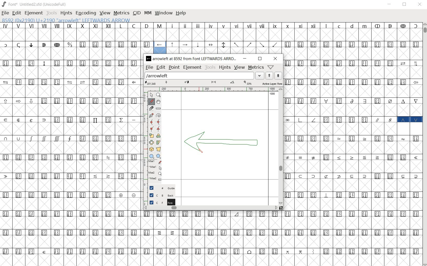 This screenshot has height=266, width=427. What do you see at coordinates (86, 14) in the screenshot?
I see `encoding` at bounding box center [86, 14].